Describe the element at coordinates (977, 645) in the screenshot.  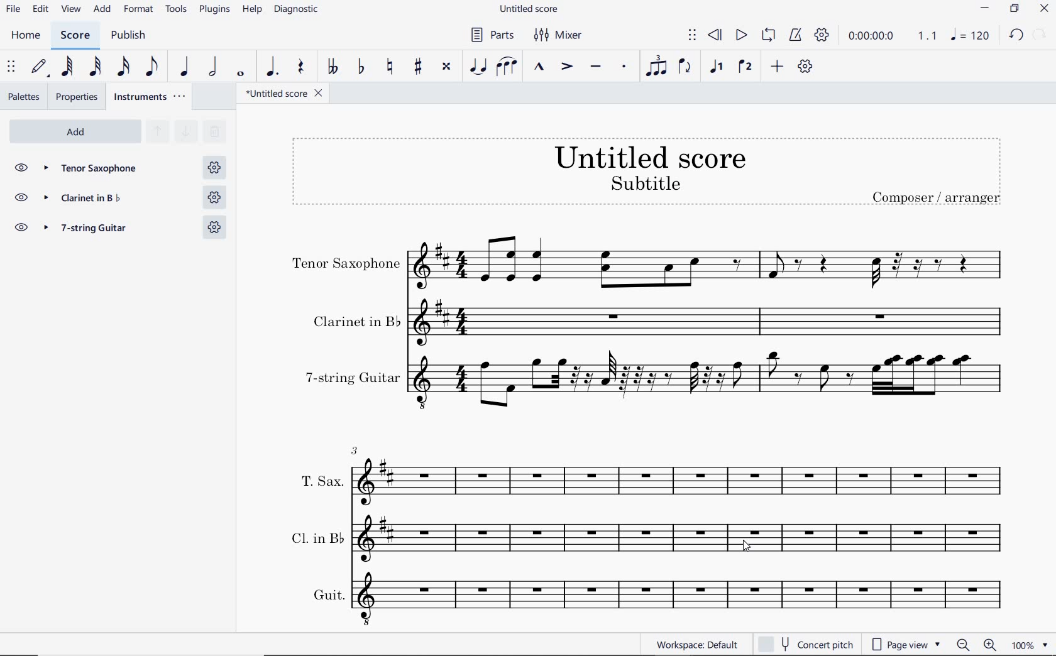
I see `ZOOM OUT OR ZOOM IN` at that location.